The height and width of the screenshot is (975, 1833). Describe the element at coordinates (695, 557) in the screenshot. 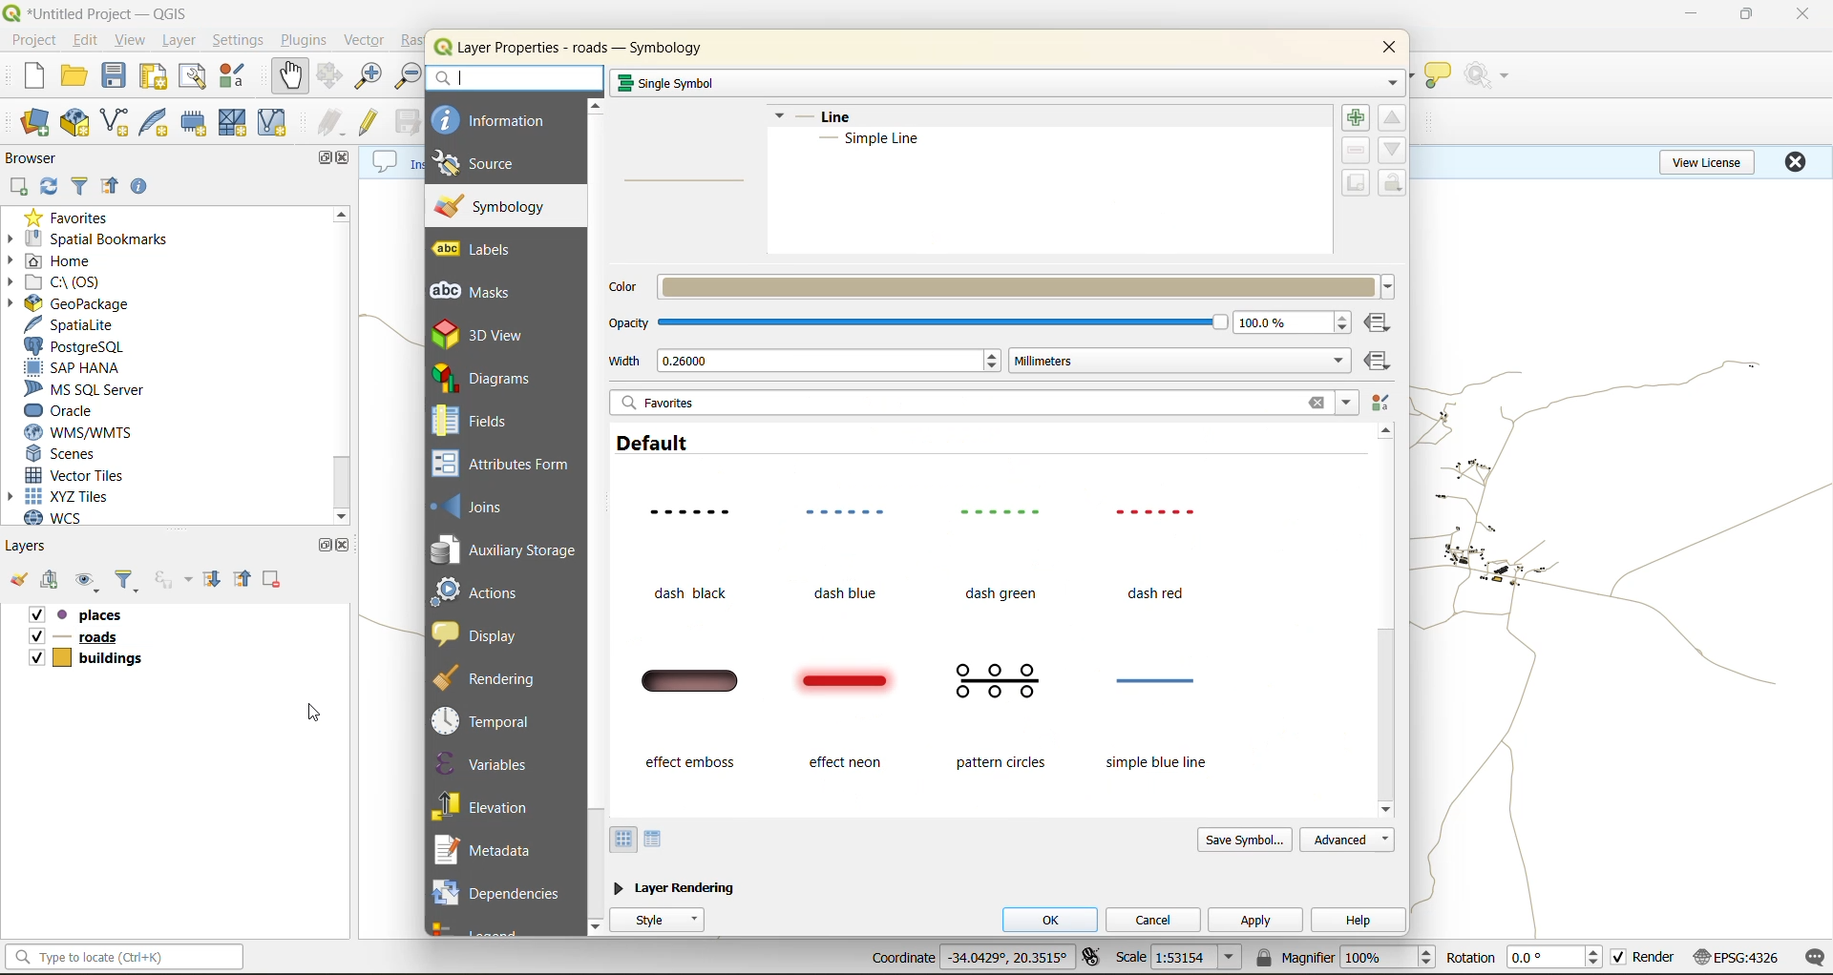

I see `dash black` at that location.